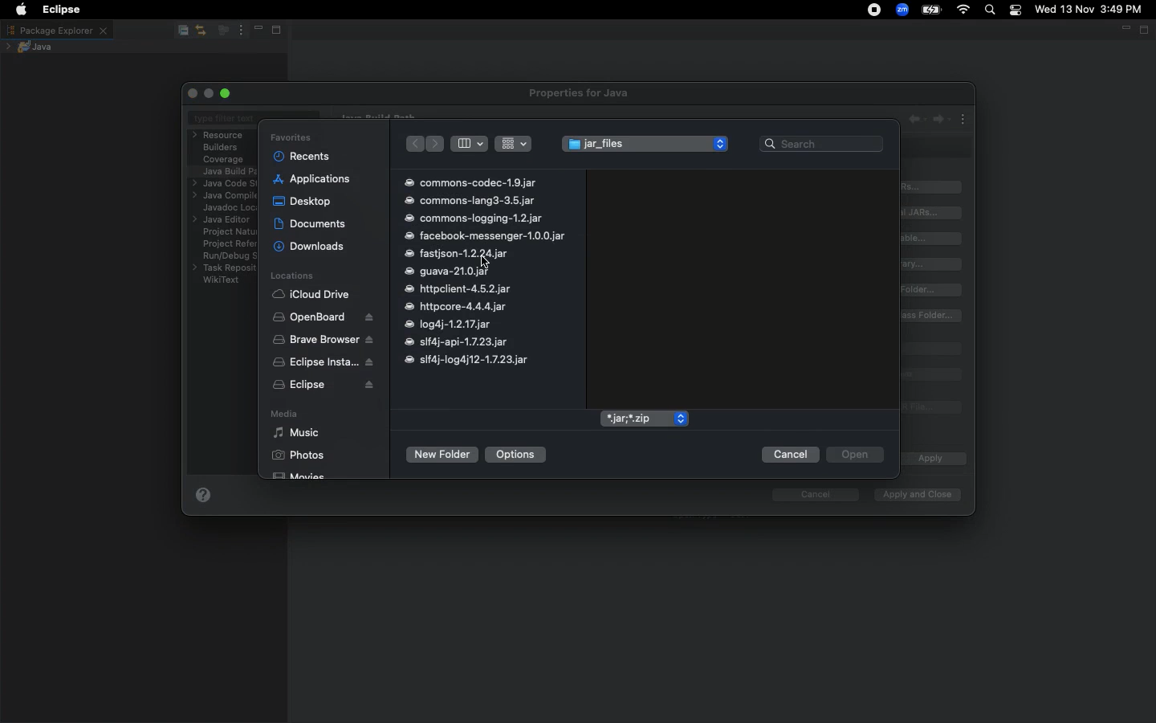  Describe the element at coordinates (222, 31) in the screenshot. I see `Focus on active task` at that location.